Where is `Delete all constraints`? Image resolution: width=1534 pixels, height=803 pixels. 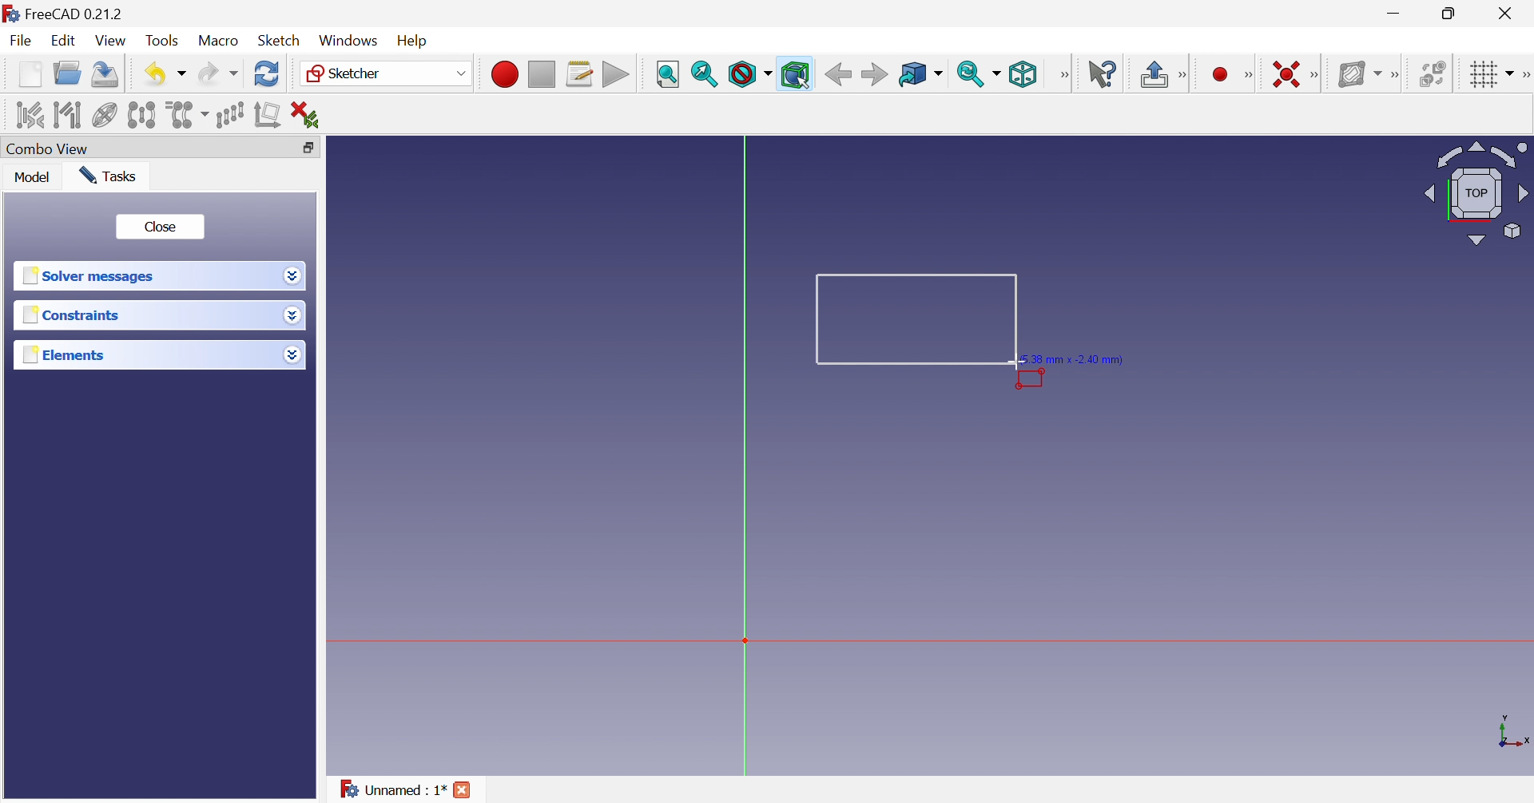 Delete all constraints is located at coordinates (305, 115).